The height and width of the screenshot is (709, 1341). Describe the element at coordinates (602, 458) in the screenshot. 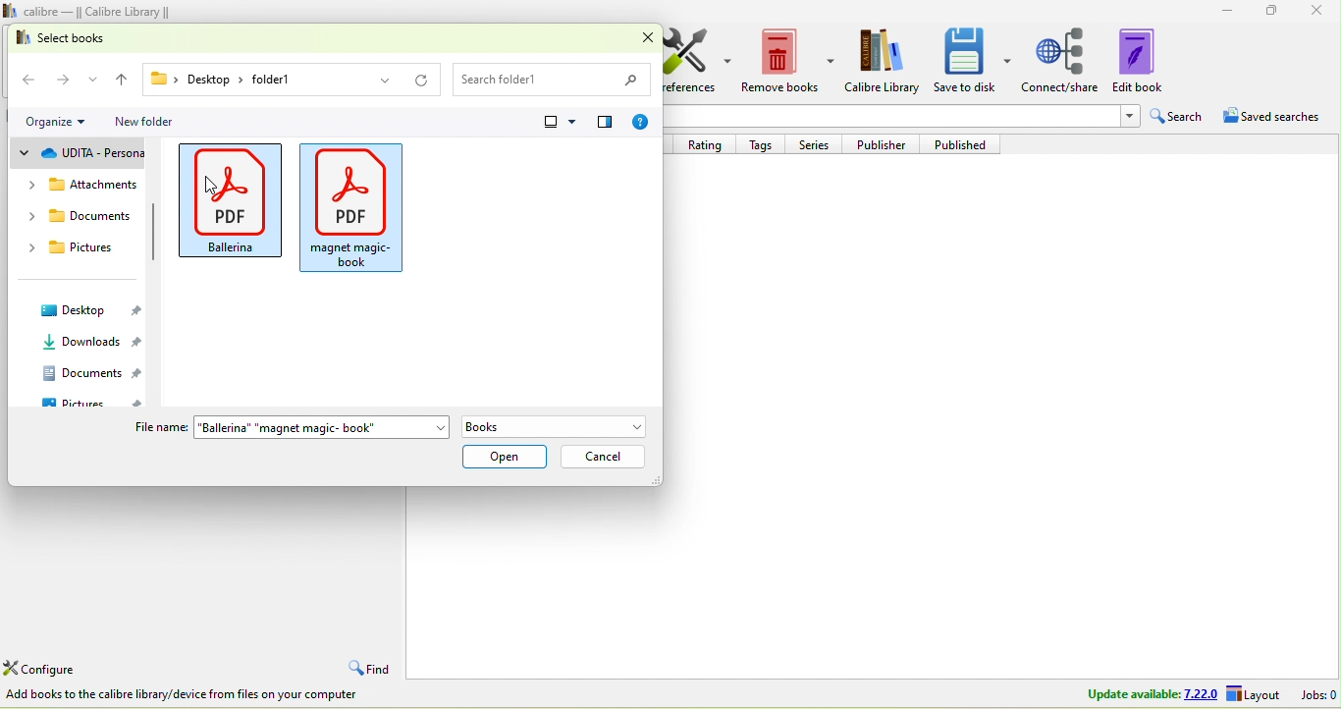

I see `cancel` at that location.